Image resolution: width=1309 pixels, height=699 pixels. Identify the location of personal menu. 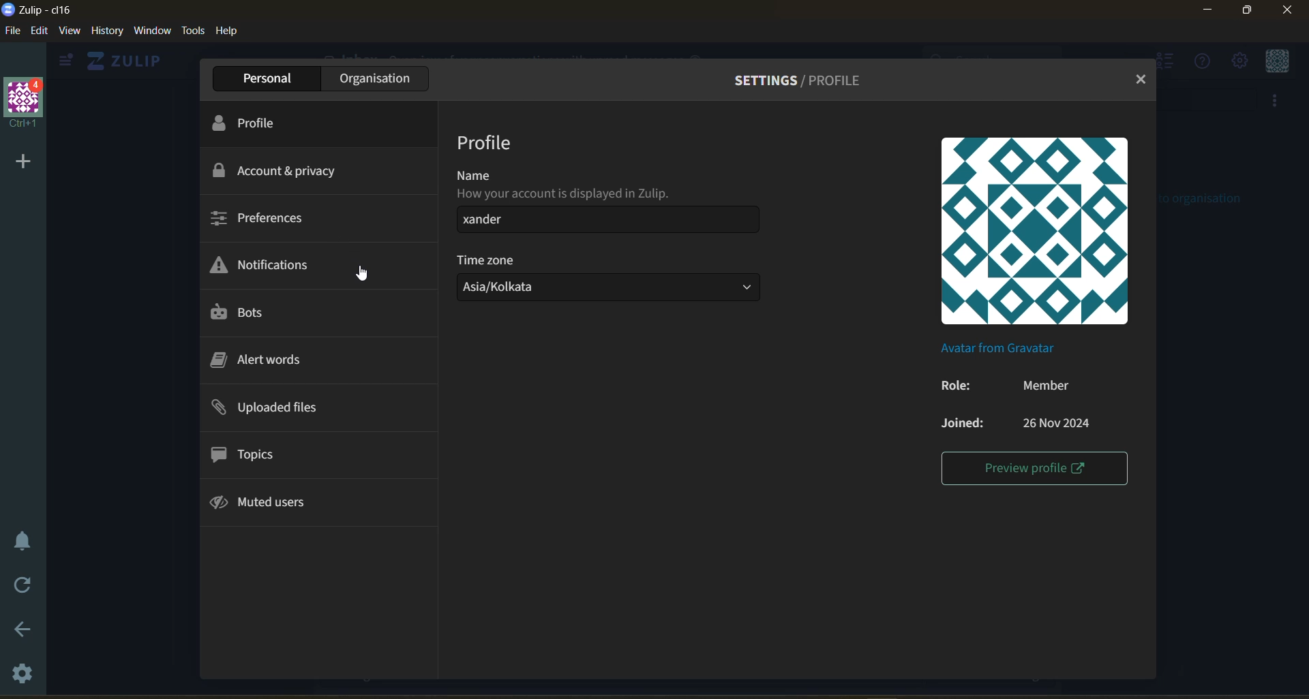
(1277, 61).